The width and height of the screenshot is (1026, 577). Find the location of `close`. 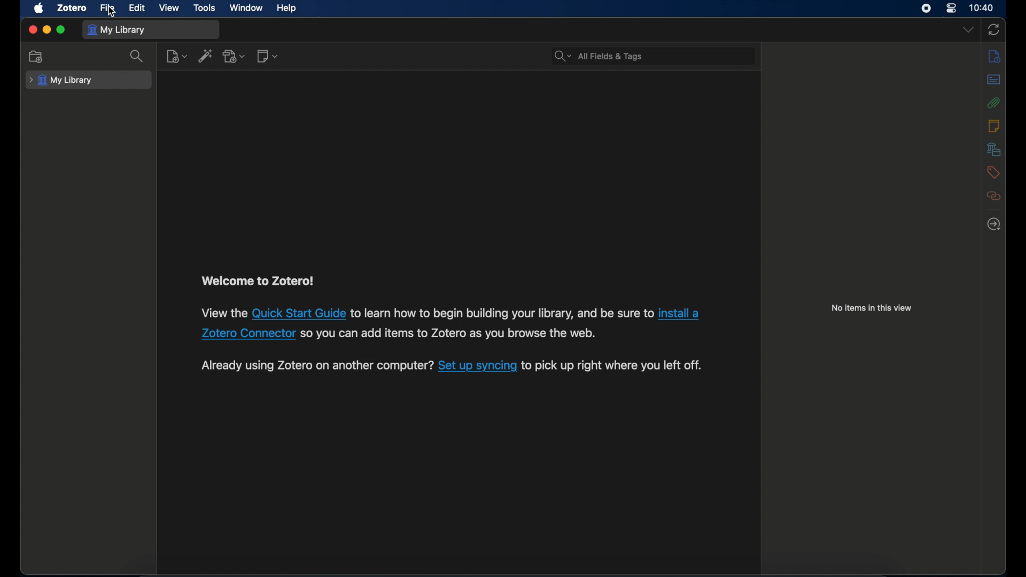

close is located at coordinates (32, 30).